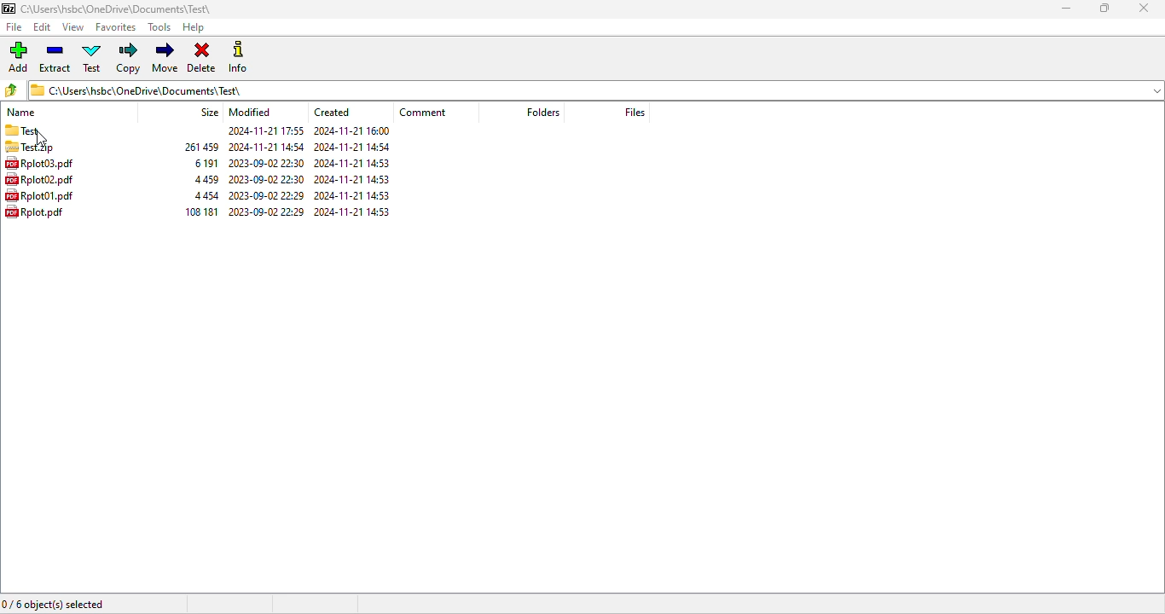 The width and height of the screenshot is (1165, 614). I want to click on size, so click(209, 112).